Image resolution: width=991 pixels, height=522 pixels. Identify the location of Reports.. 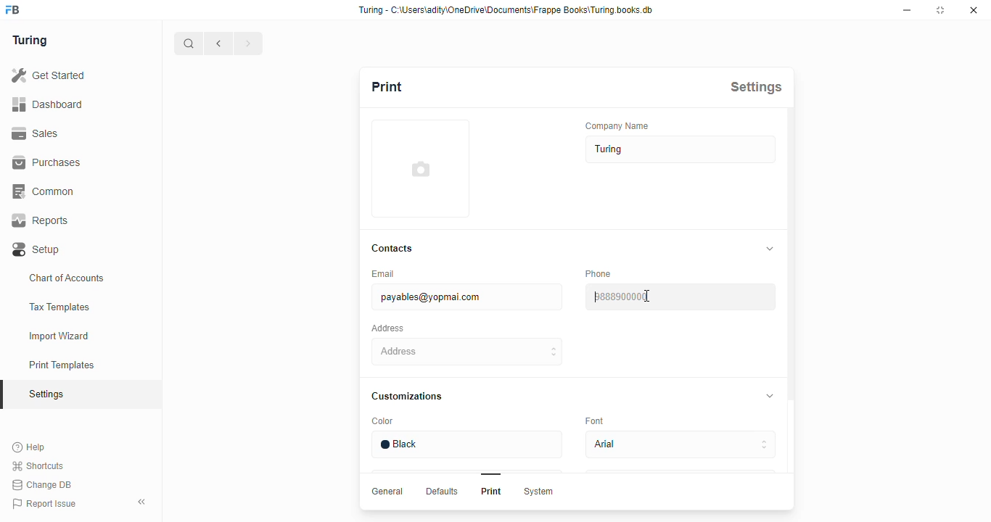
(78, 220).